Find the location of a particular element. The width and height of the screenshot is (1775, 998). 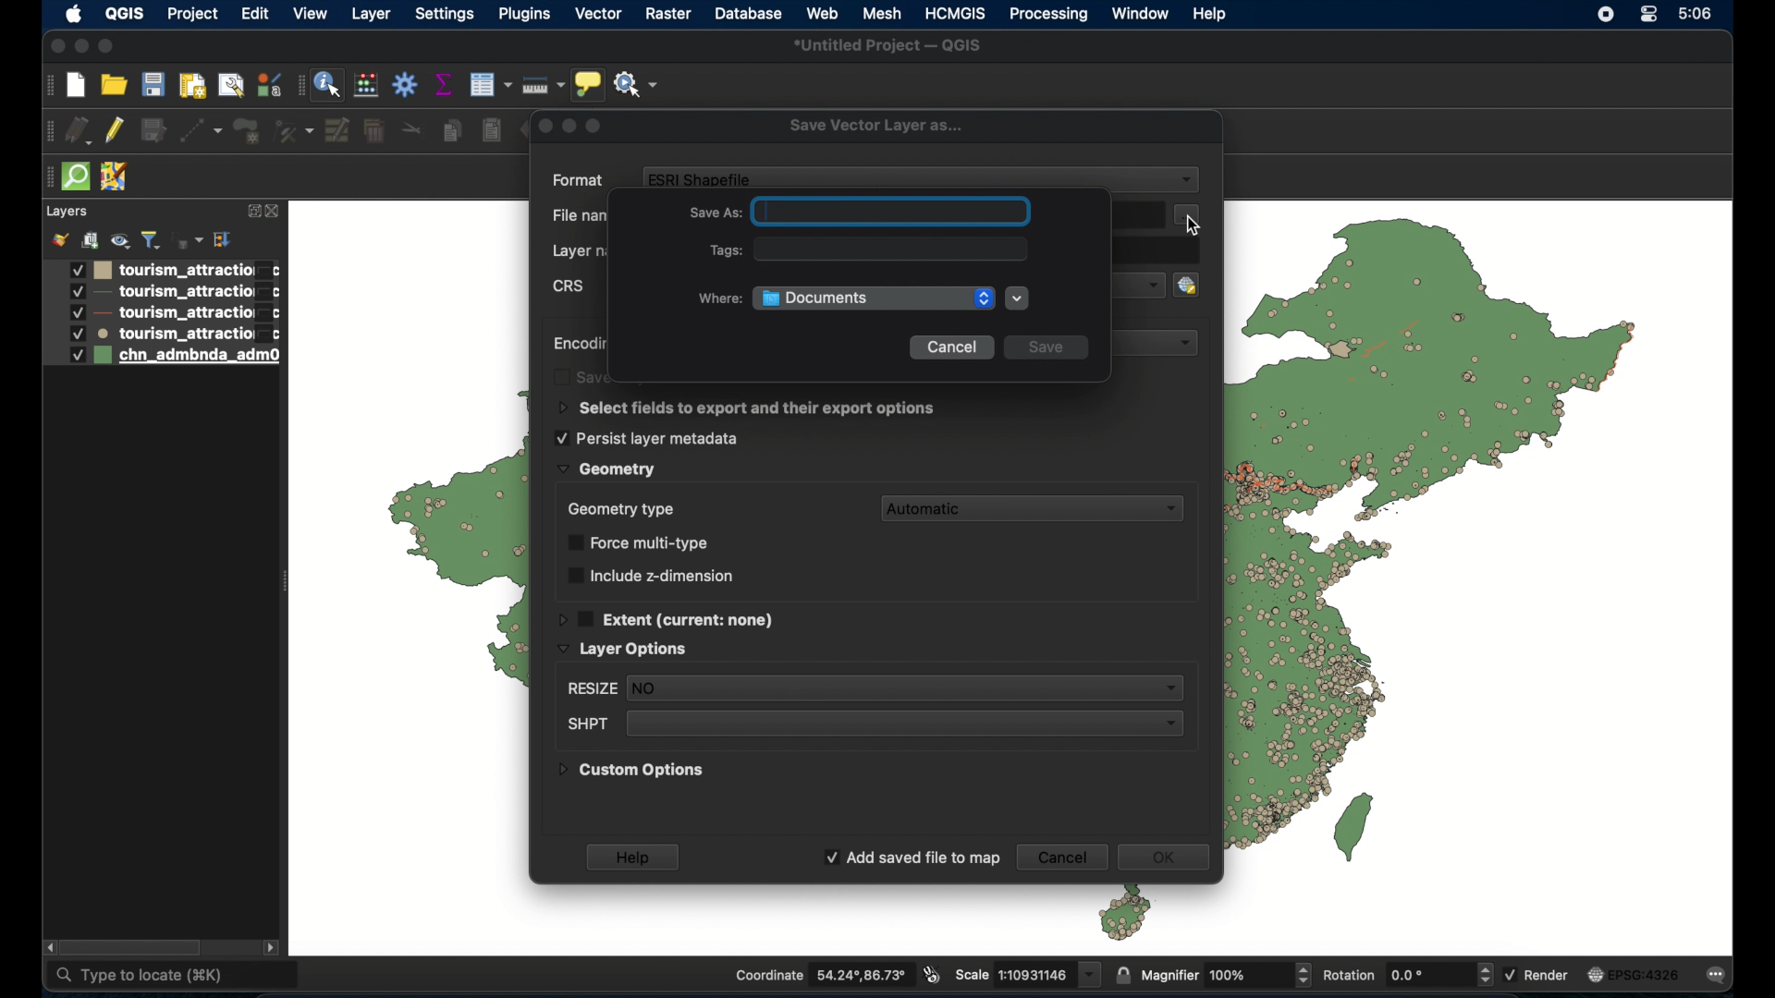

persist layer metadata is located at coordinates (646, 438).